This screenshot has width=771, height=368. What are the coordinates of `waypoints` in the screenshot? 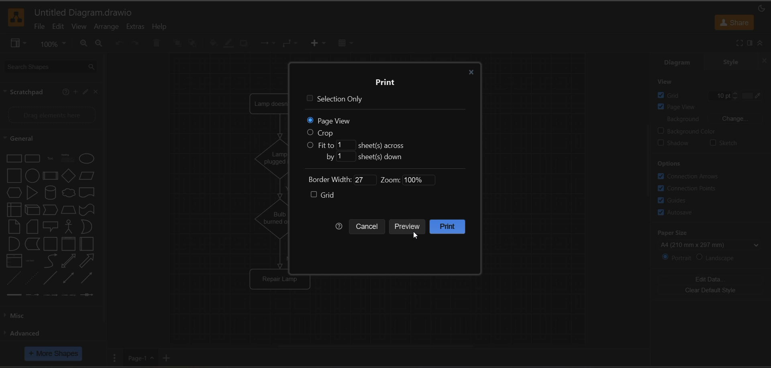 It's located at (291, 44).